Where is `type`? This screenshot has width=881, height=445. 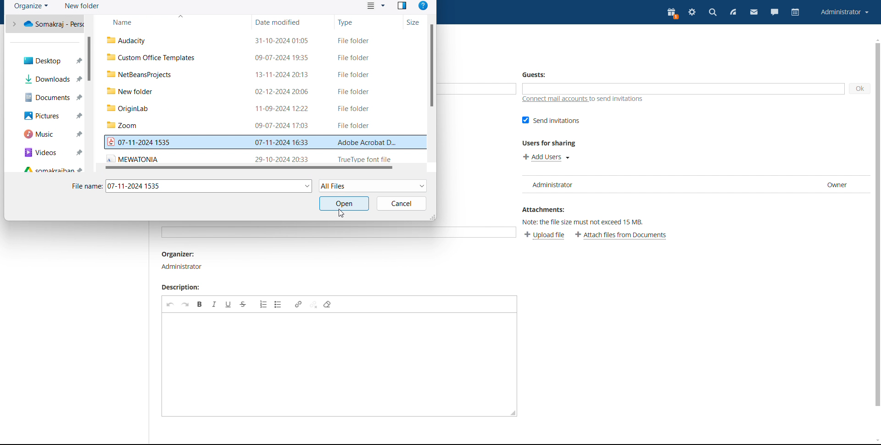 type is located at coordinates (367, 21).